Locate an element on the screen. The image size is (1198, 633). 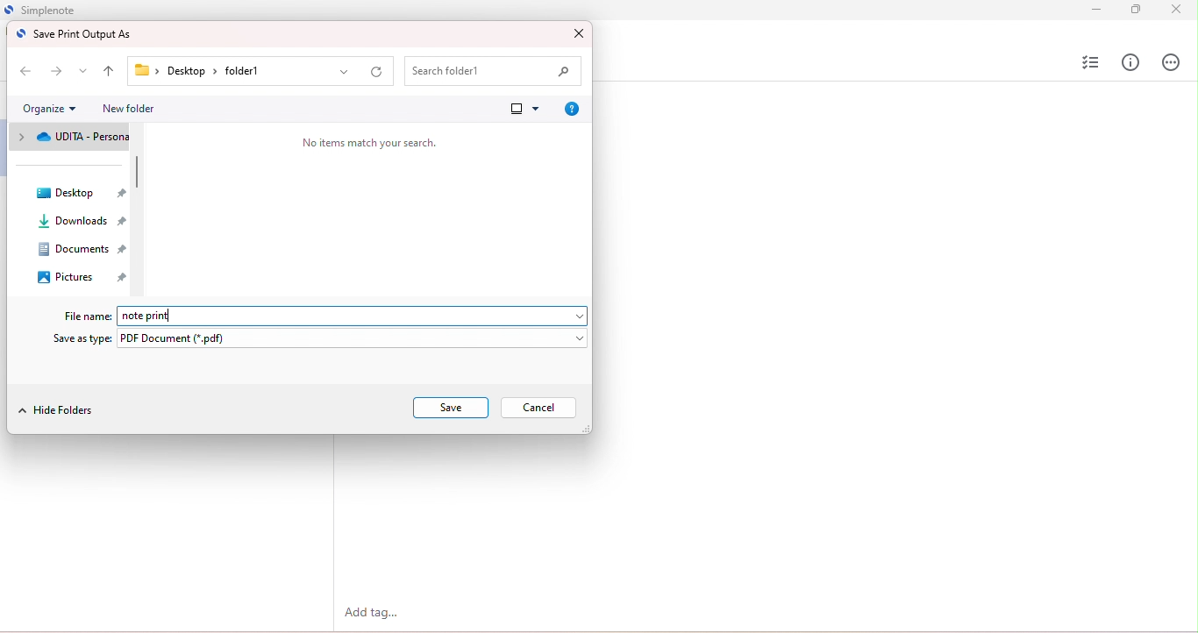
drop down is located at coordinates (346, 73).